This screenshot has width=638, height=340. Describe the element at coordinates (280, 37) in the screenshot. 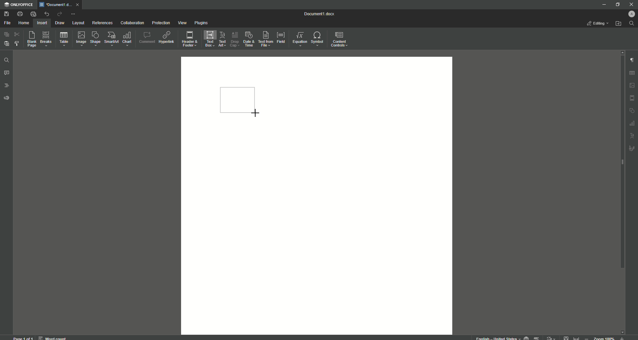

I see `Field` at that location.